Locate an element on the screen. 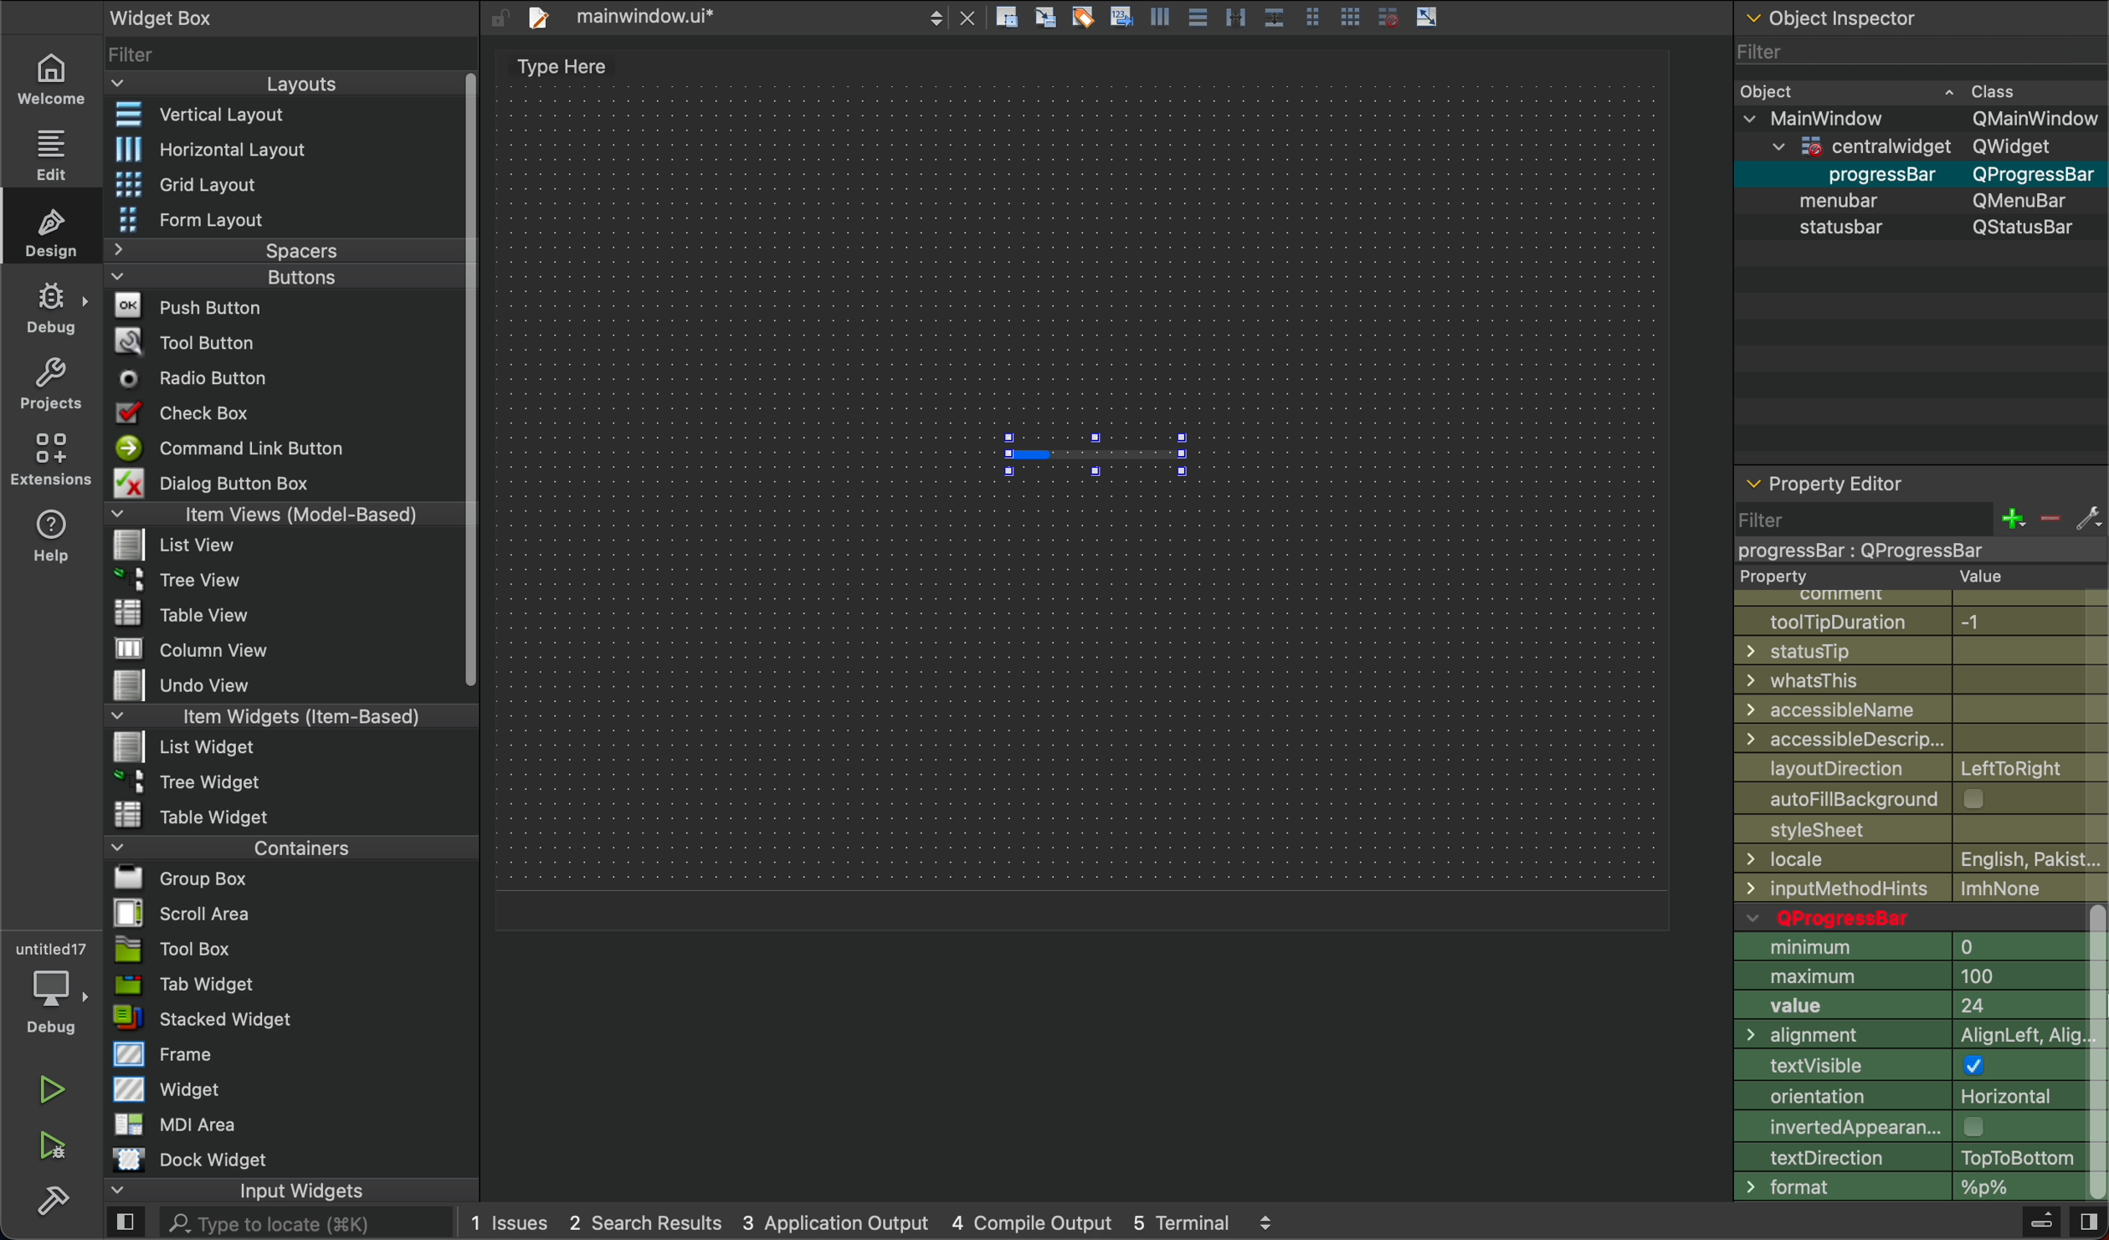  Command button is located at coordinates (238, 448).